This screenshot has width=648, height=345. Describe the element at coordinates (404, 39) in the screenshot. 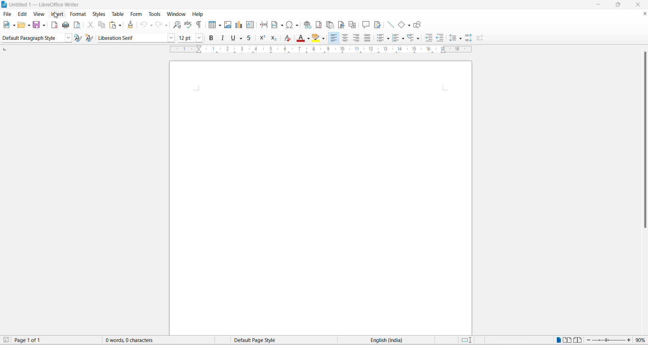

I see `toggle ordered list options` at that location.